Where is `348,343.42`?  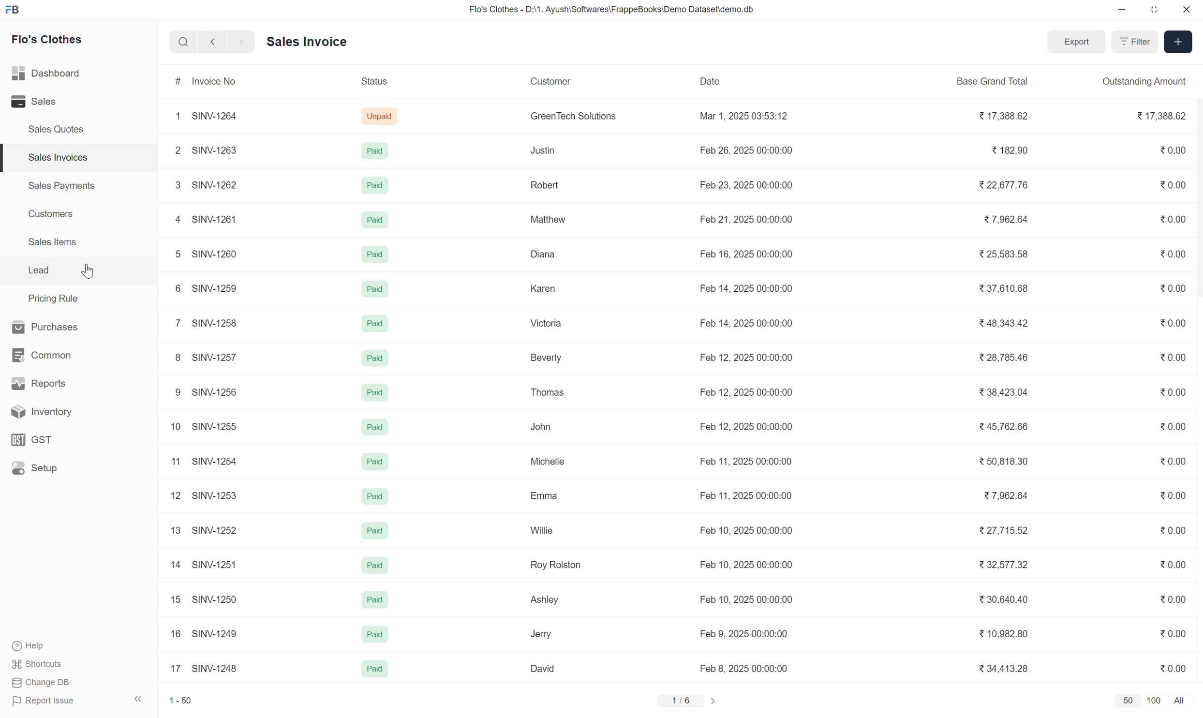 348,343.42 is located at coordinates (1008, 322).